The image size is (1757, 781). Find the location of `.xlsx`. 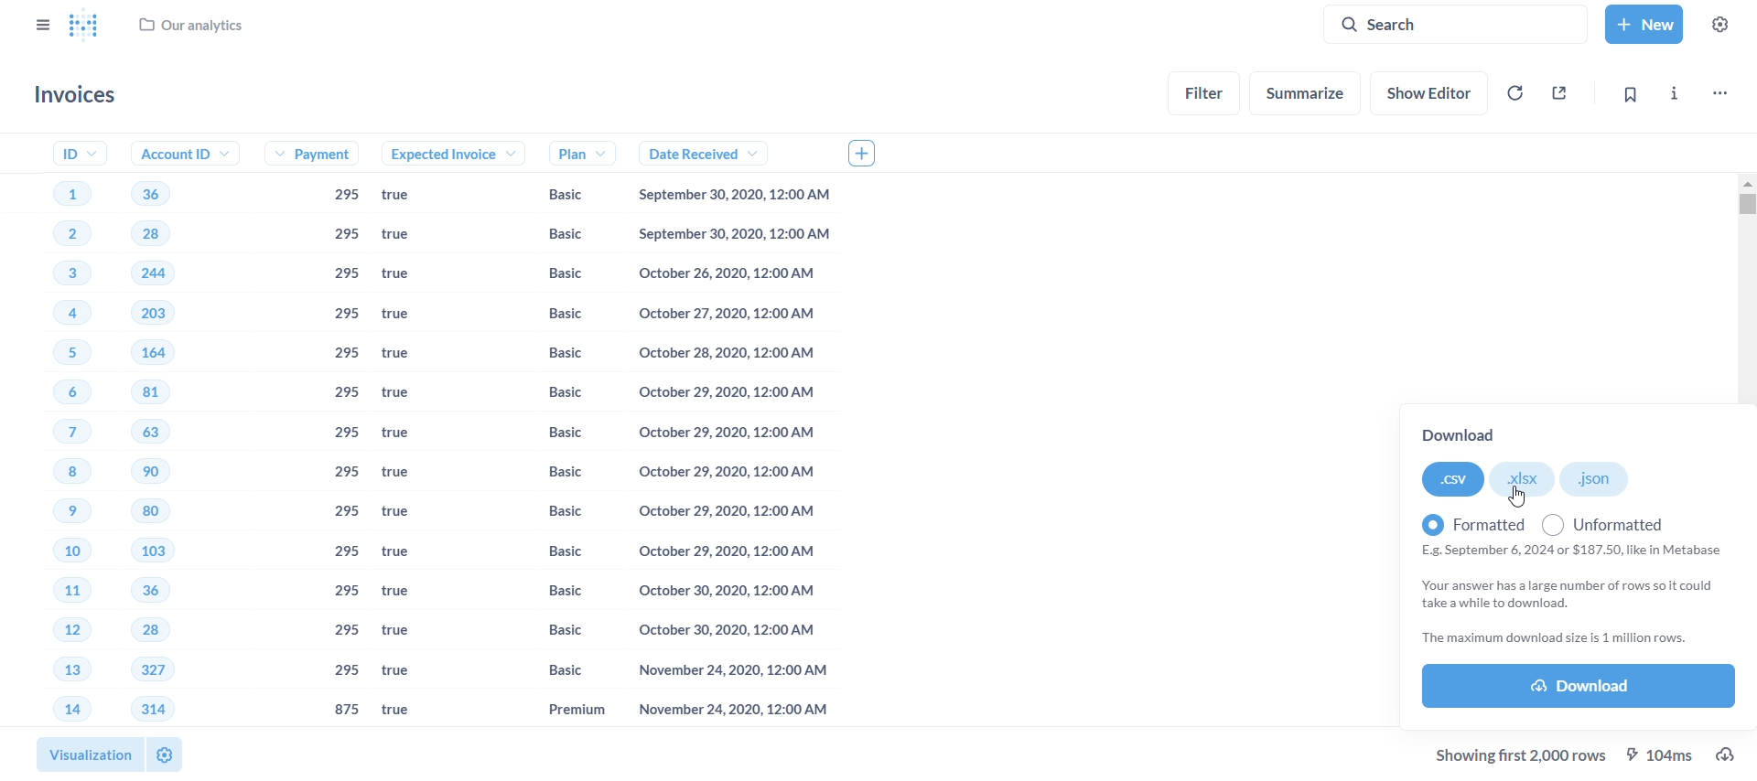

.xlsx is located at coordinates (1526, 478).